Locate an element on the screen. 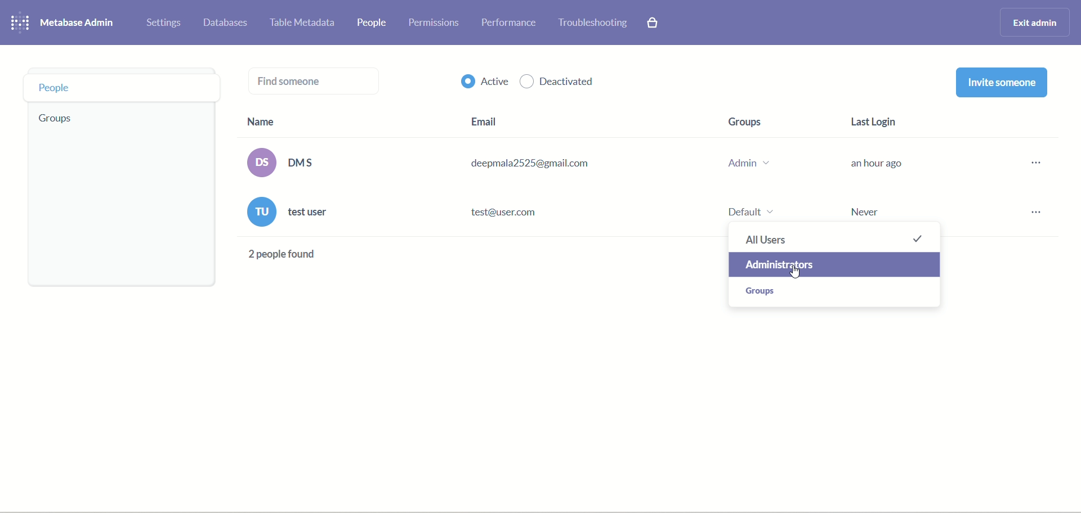 This screenshot has height=513, width=1081. groups is located at coordinates (59, 119).